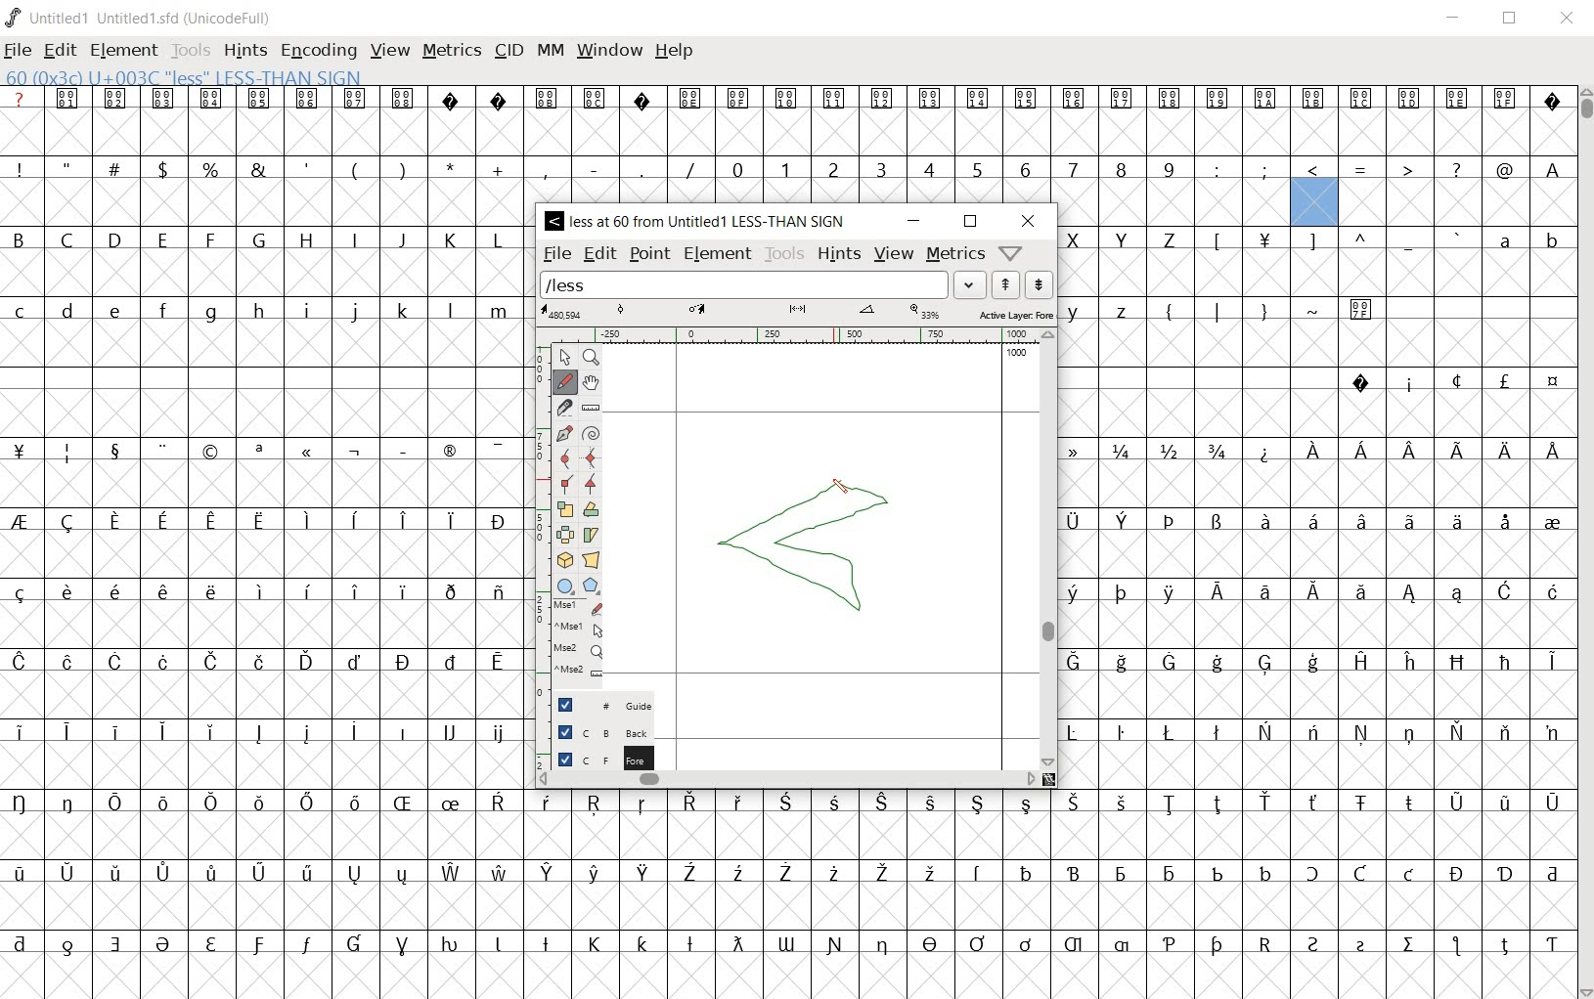 The height and width of the screenshot is (999, 1594). What do you see at coordinates (267, 411) in the screenshot?
I see `empty cells` at bounding box center [267, 411].